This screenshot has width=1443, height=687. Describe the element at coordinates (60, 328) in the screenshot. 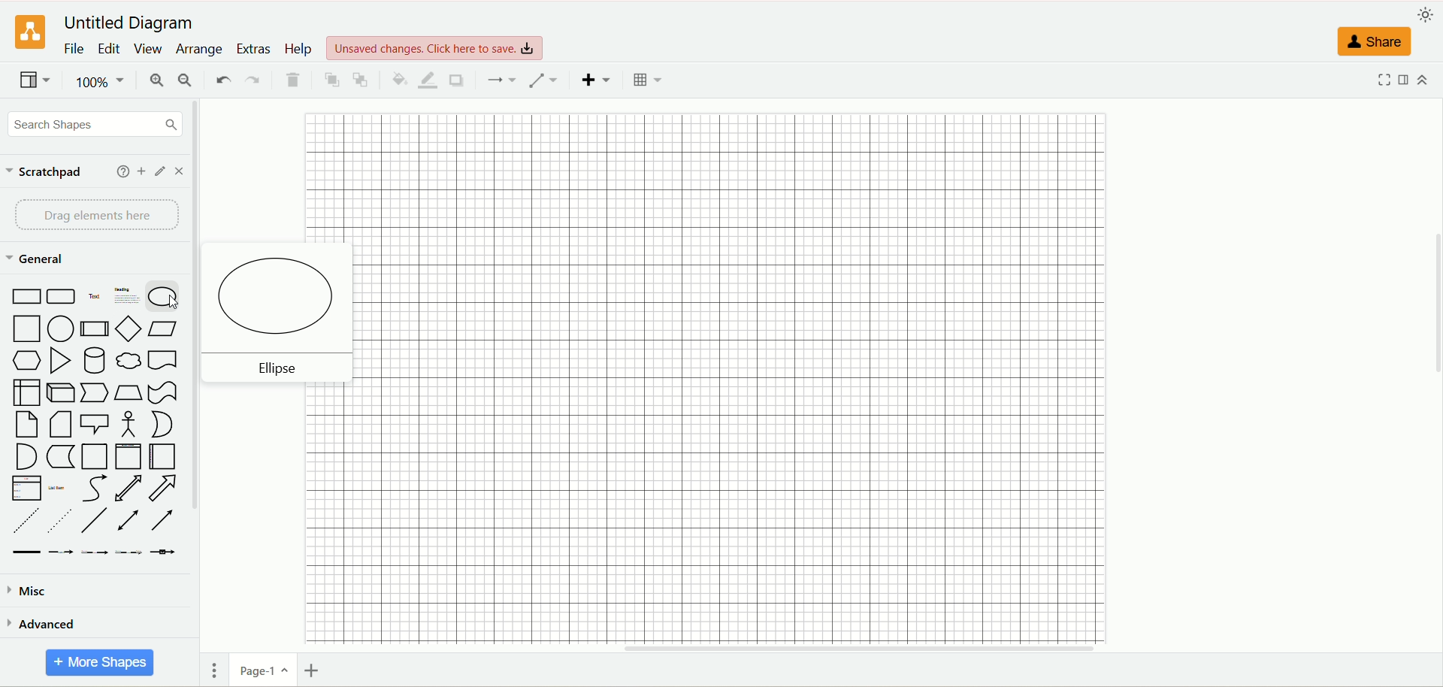

I see `circle` at that location.